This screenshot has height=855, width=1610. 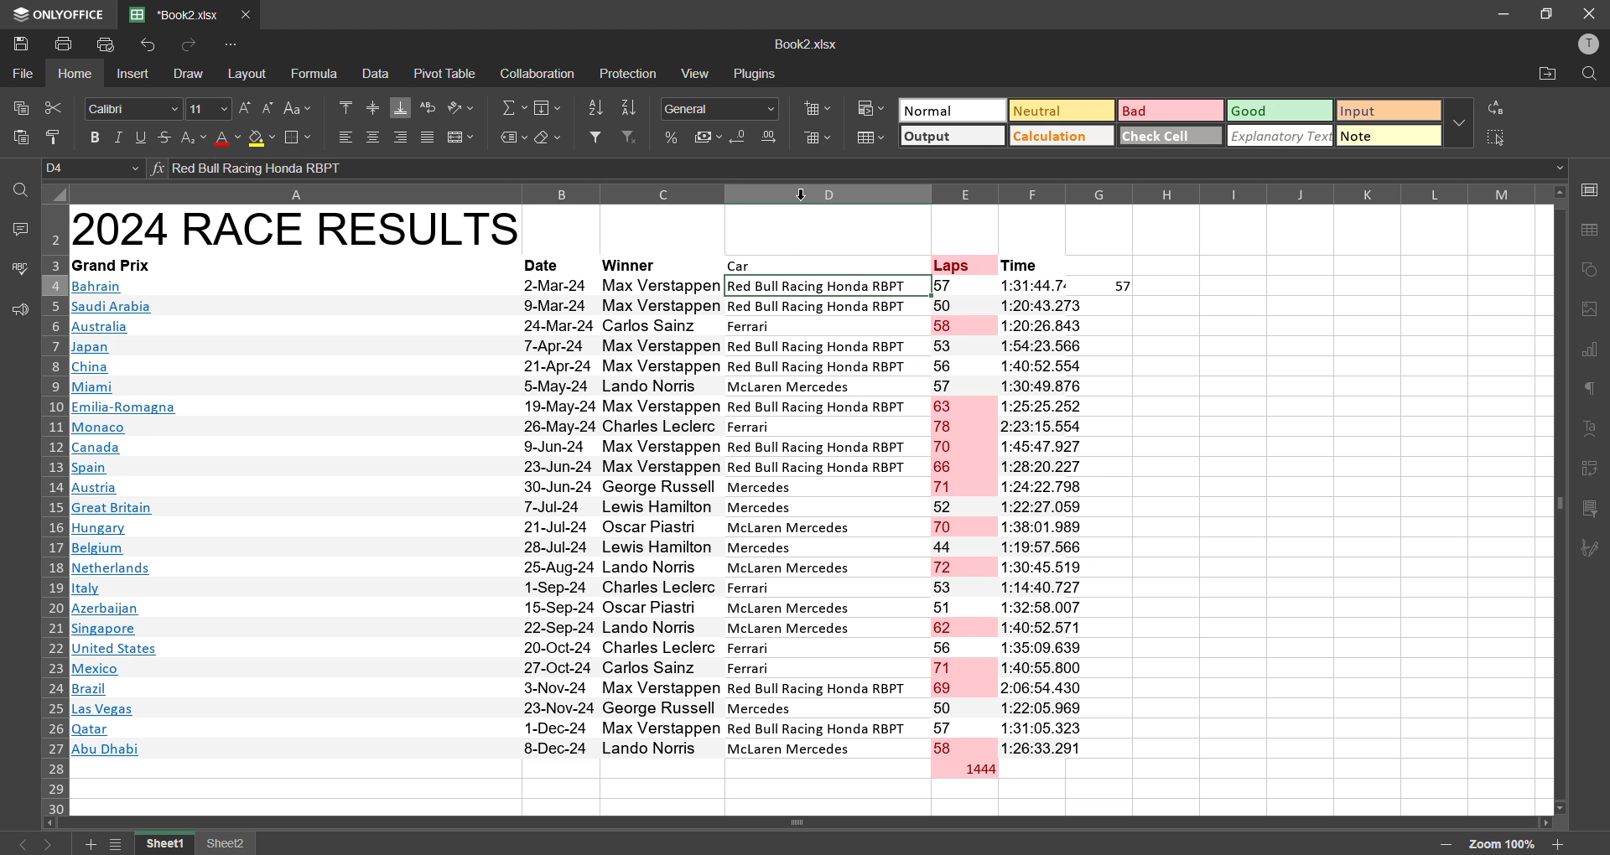 What do you see at coordinates (535, 75) in the screenshot?
I see `collaboration` at bounding box center [535, 75].